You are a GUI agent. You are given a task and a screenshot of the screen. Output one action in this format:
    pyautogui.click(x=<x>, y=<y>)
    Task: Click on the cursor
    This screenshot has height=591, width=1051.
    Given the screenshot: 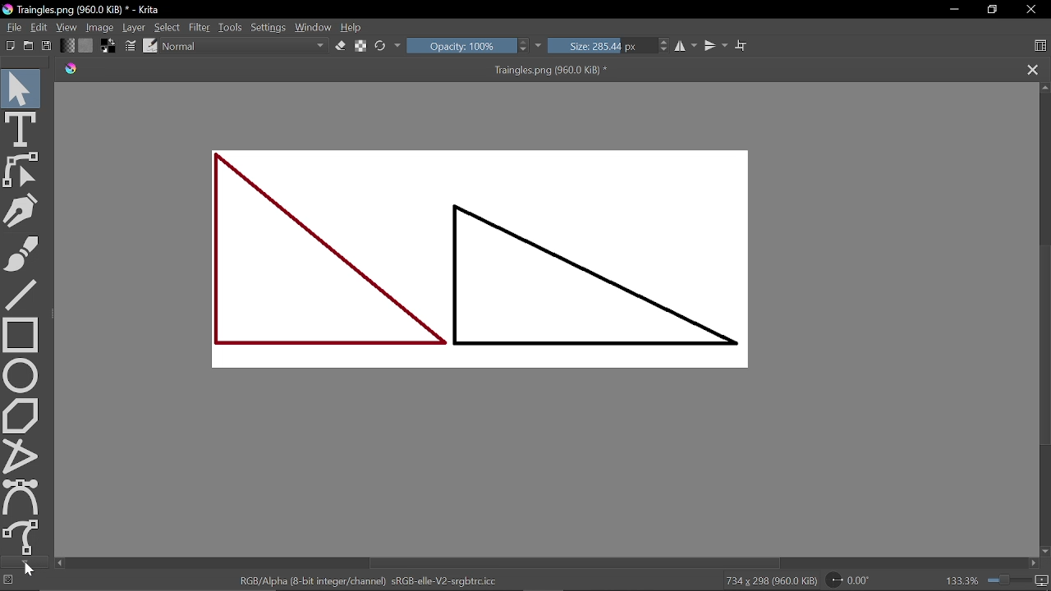 What is the action you would take?
    pyautogui.click(x=30, y=570)
    